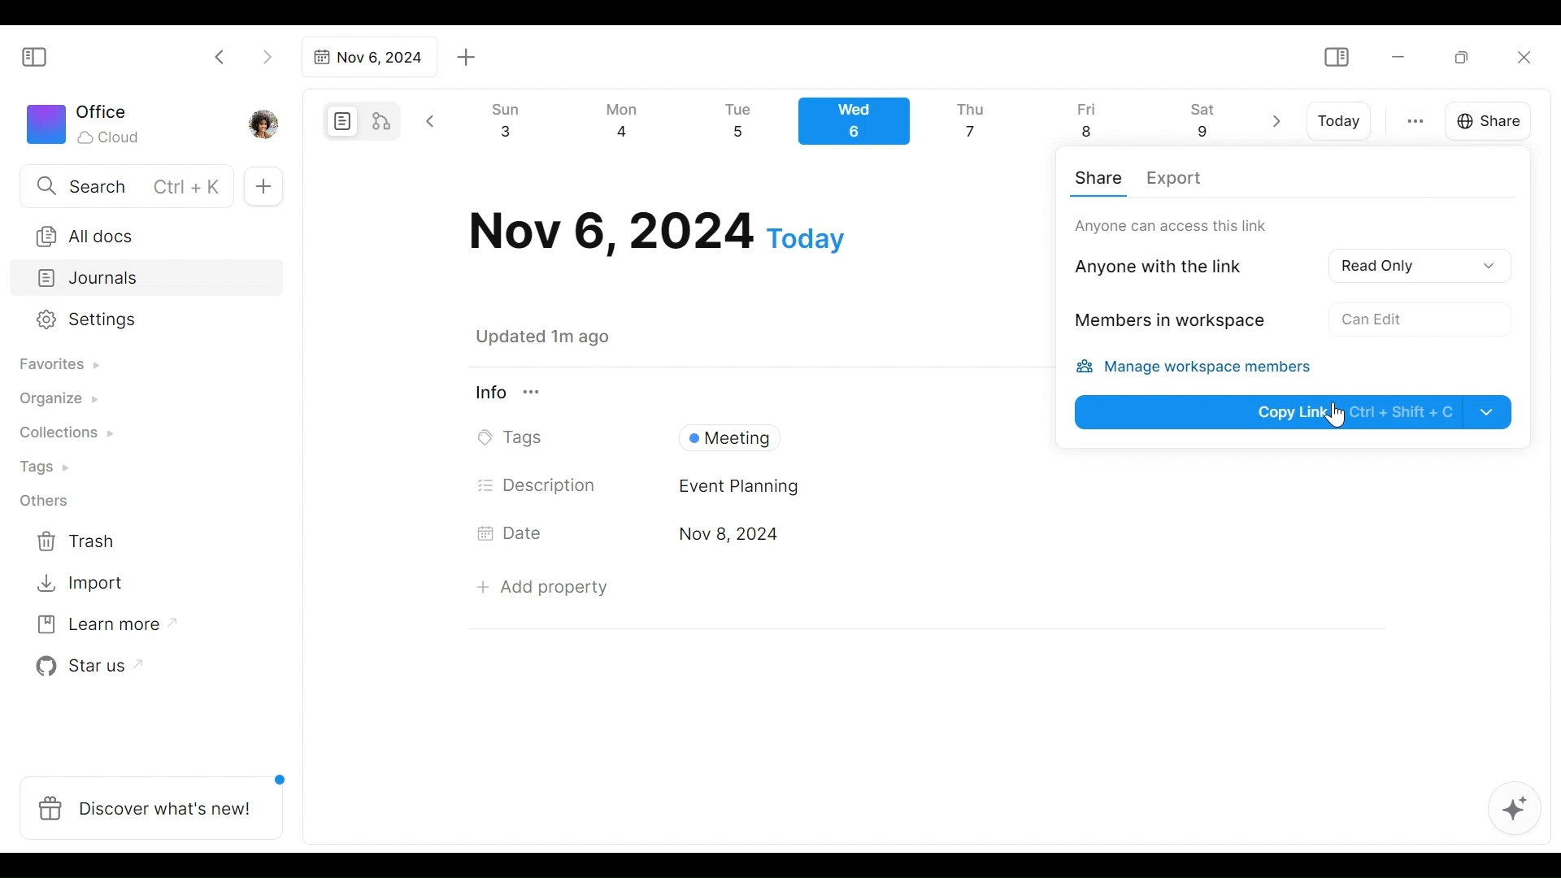  I want to click on Workspace icon, so click(86, 122).